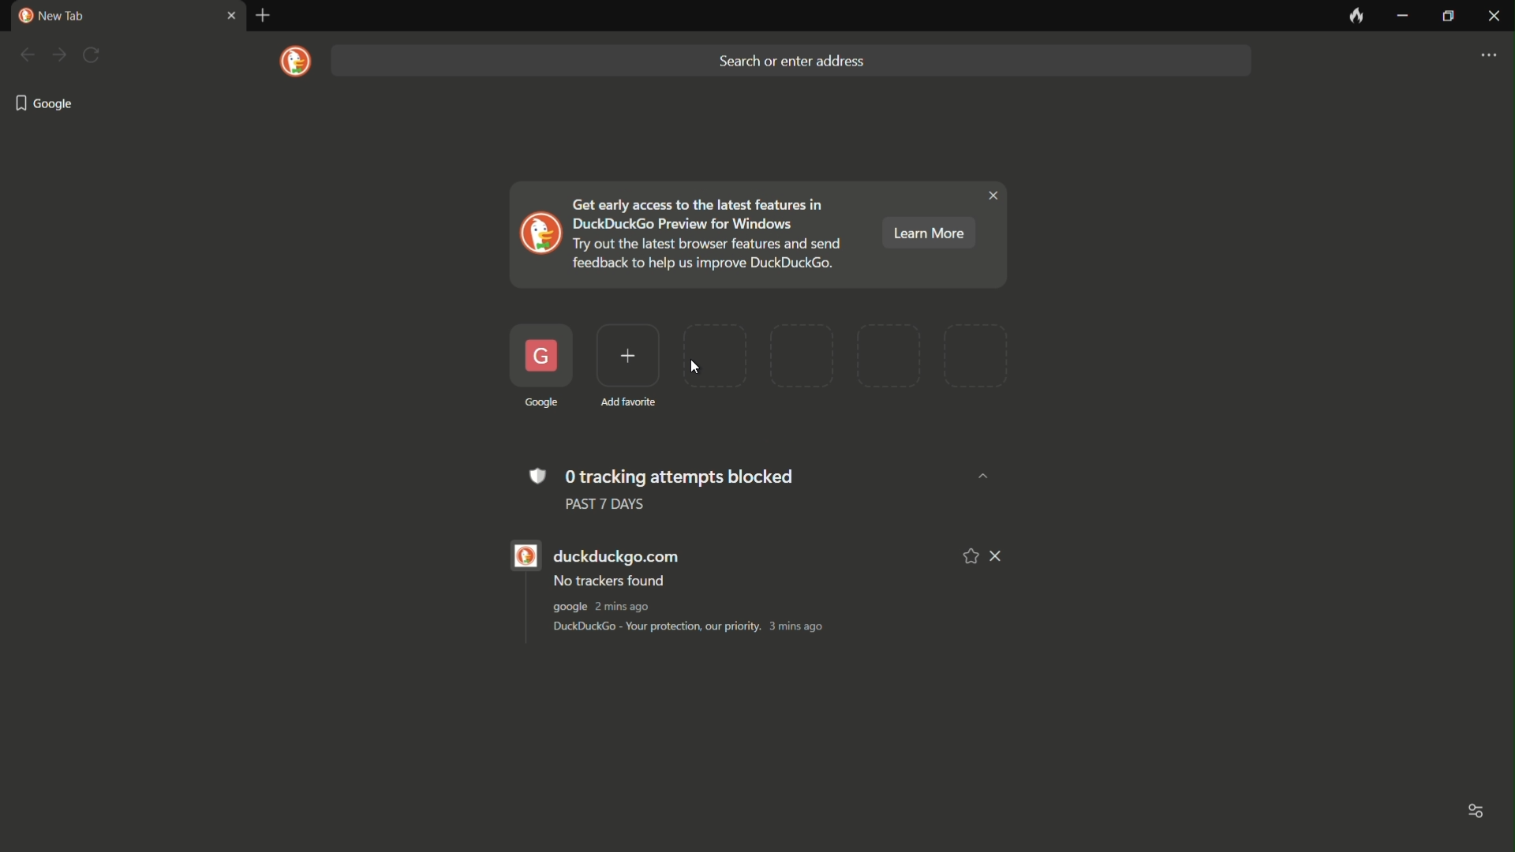 This screenshot has height=852, width=1515. I want to click on close app, so click(1493, 17).